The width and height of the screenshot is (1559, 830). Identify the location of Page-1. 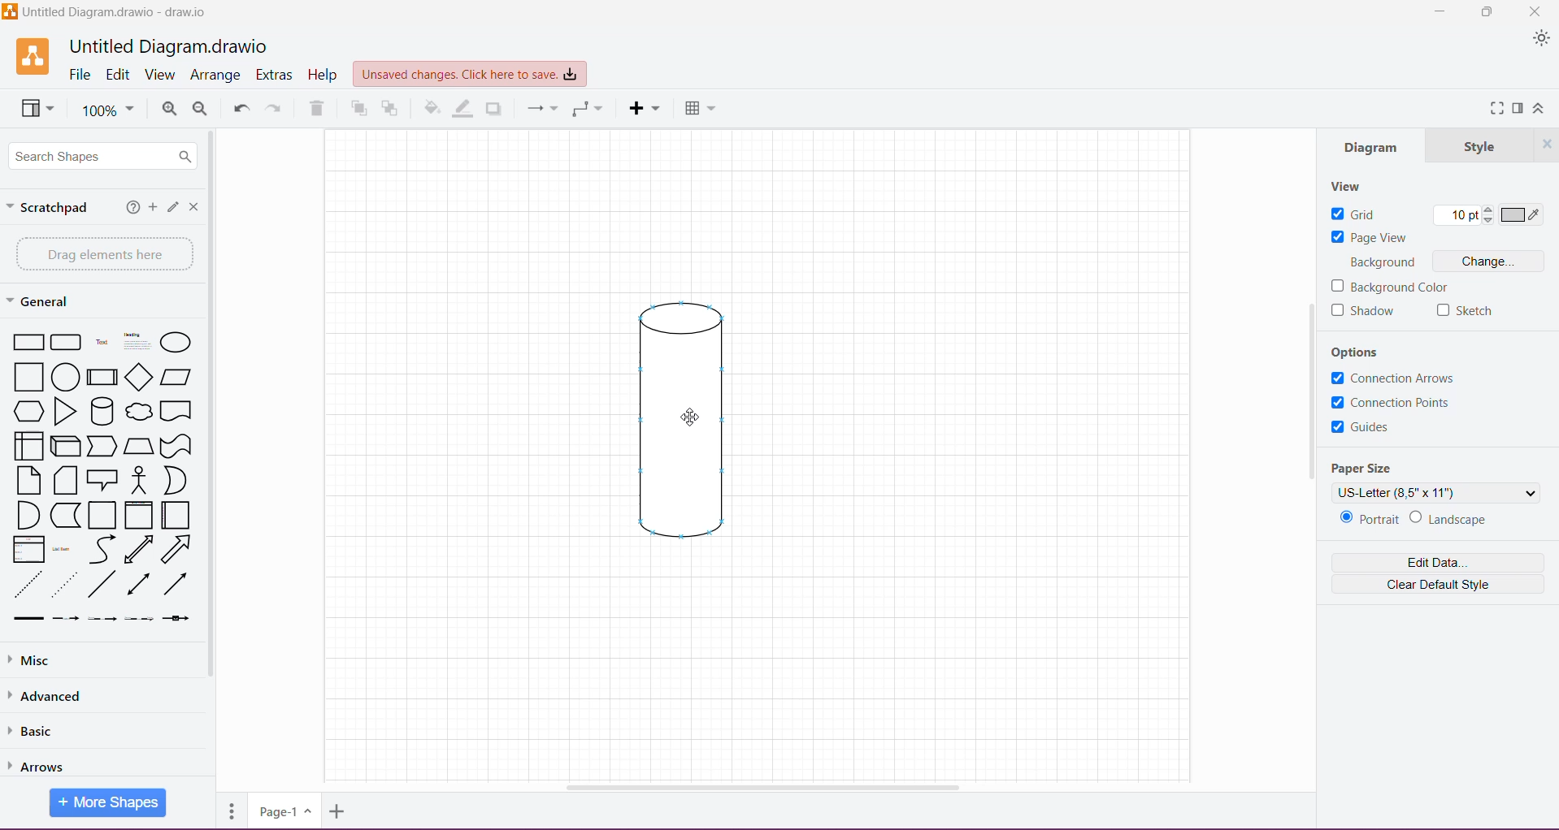
(282, 811).